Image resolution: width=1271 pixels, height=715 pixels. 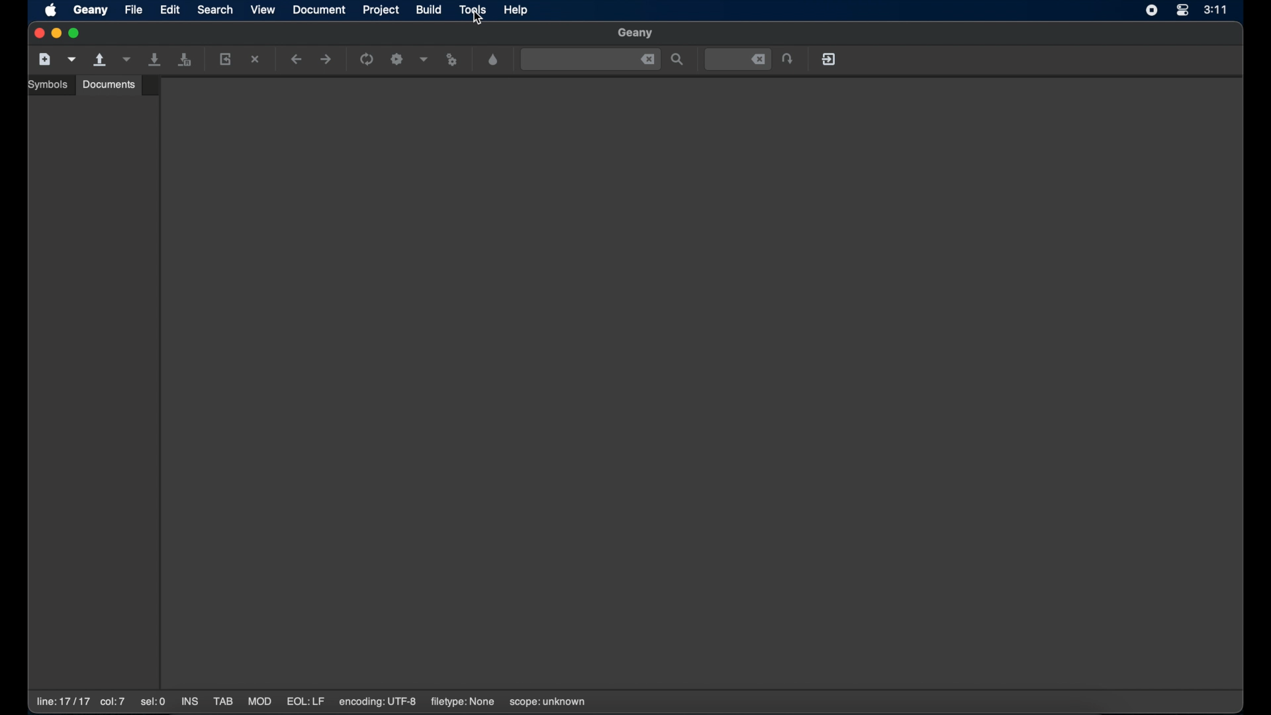 I want to click on co:7, so click(x=112, y=702).